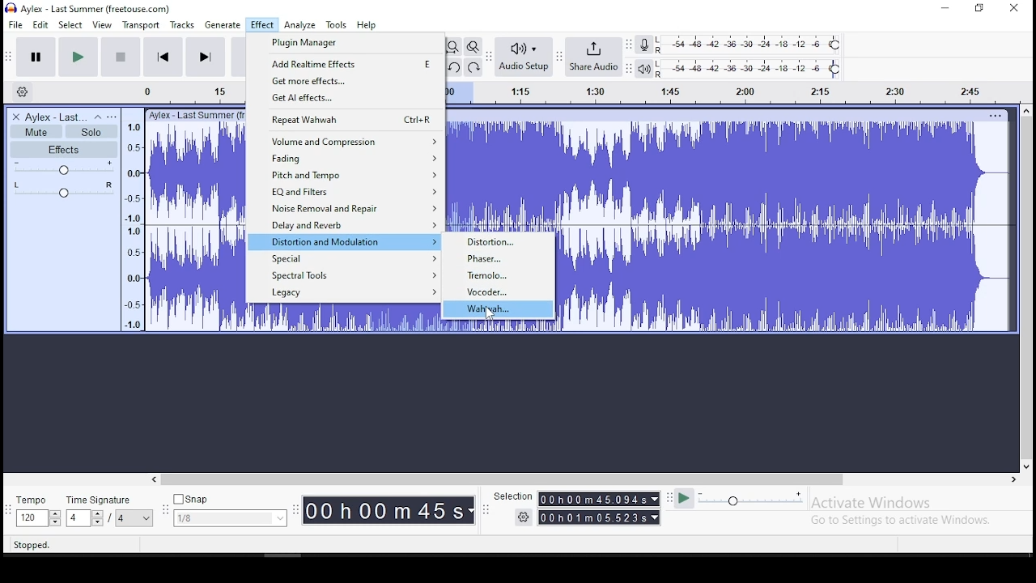  I want to click on recording level, so click(754, 44).